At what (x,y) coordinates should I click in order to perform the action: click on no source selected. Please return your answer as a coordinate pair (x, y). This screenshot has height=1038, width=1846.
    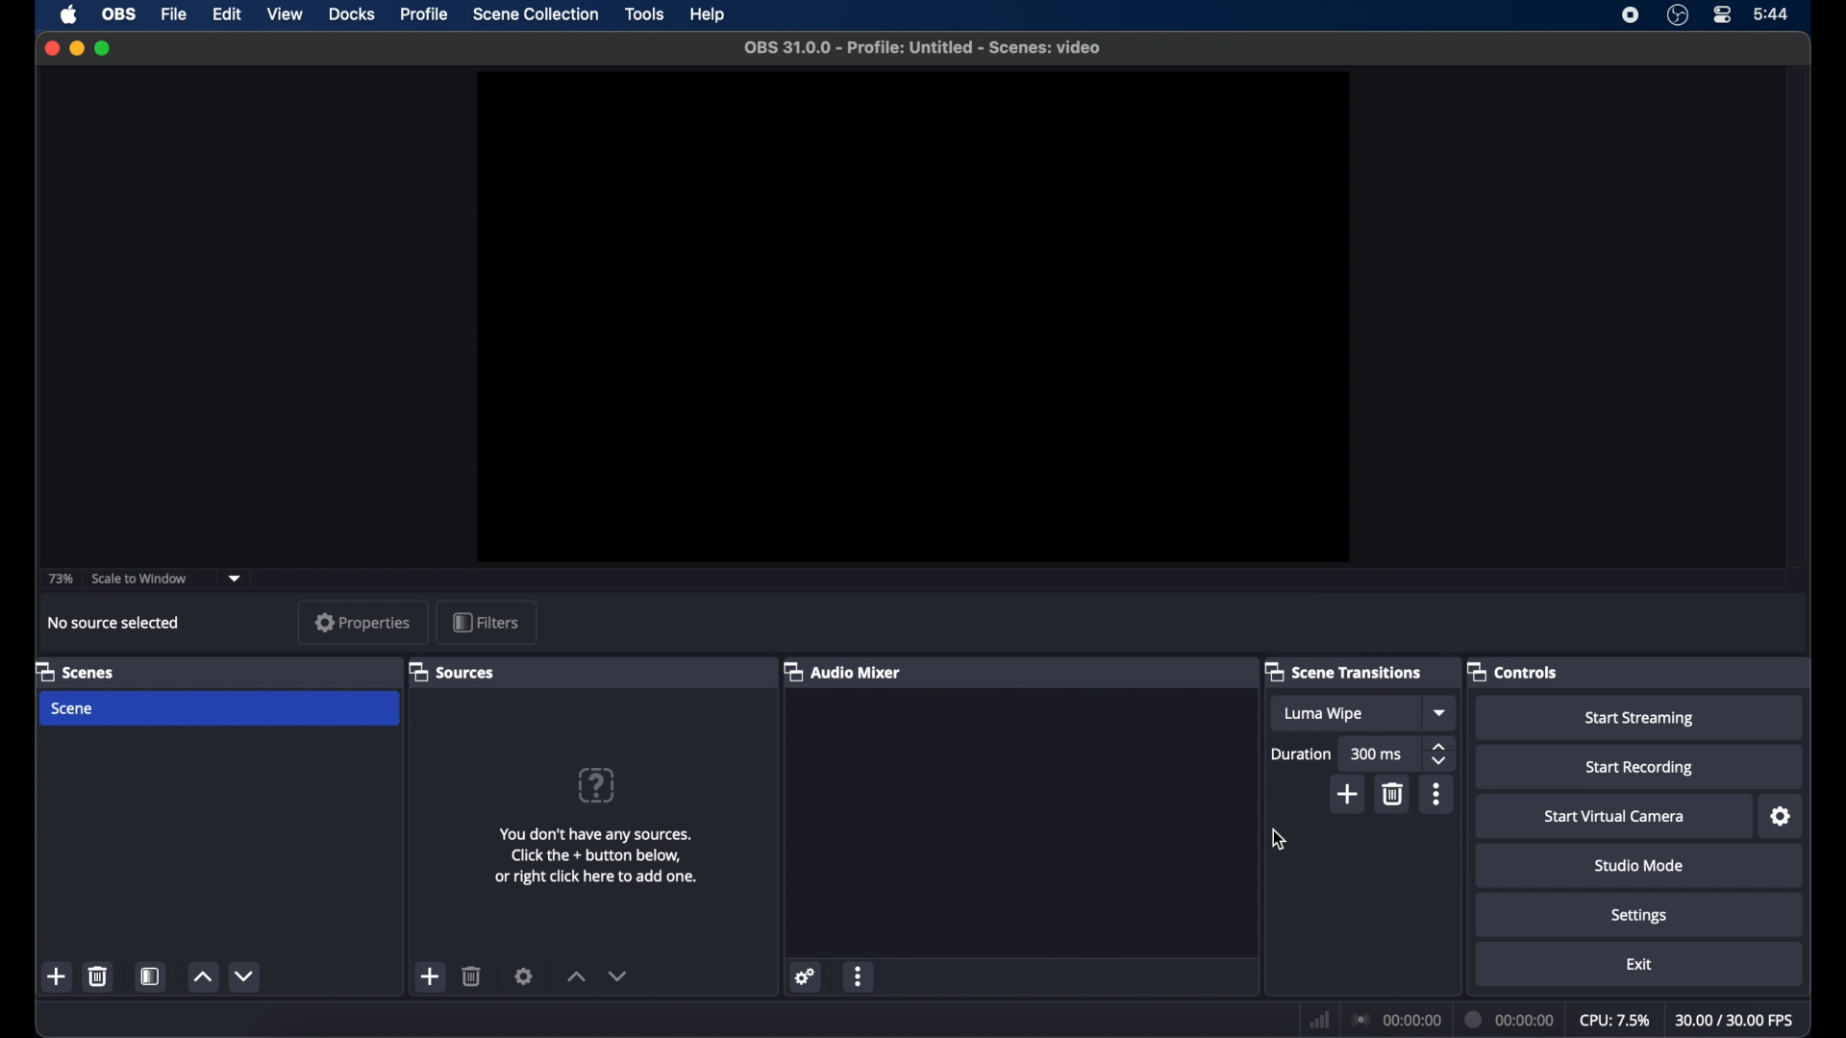
    Looking at the image, I should click on (113, 622).